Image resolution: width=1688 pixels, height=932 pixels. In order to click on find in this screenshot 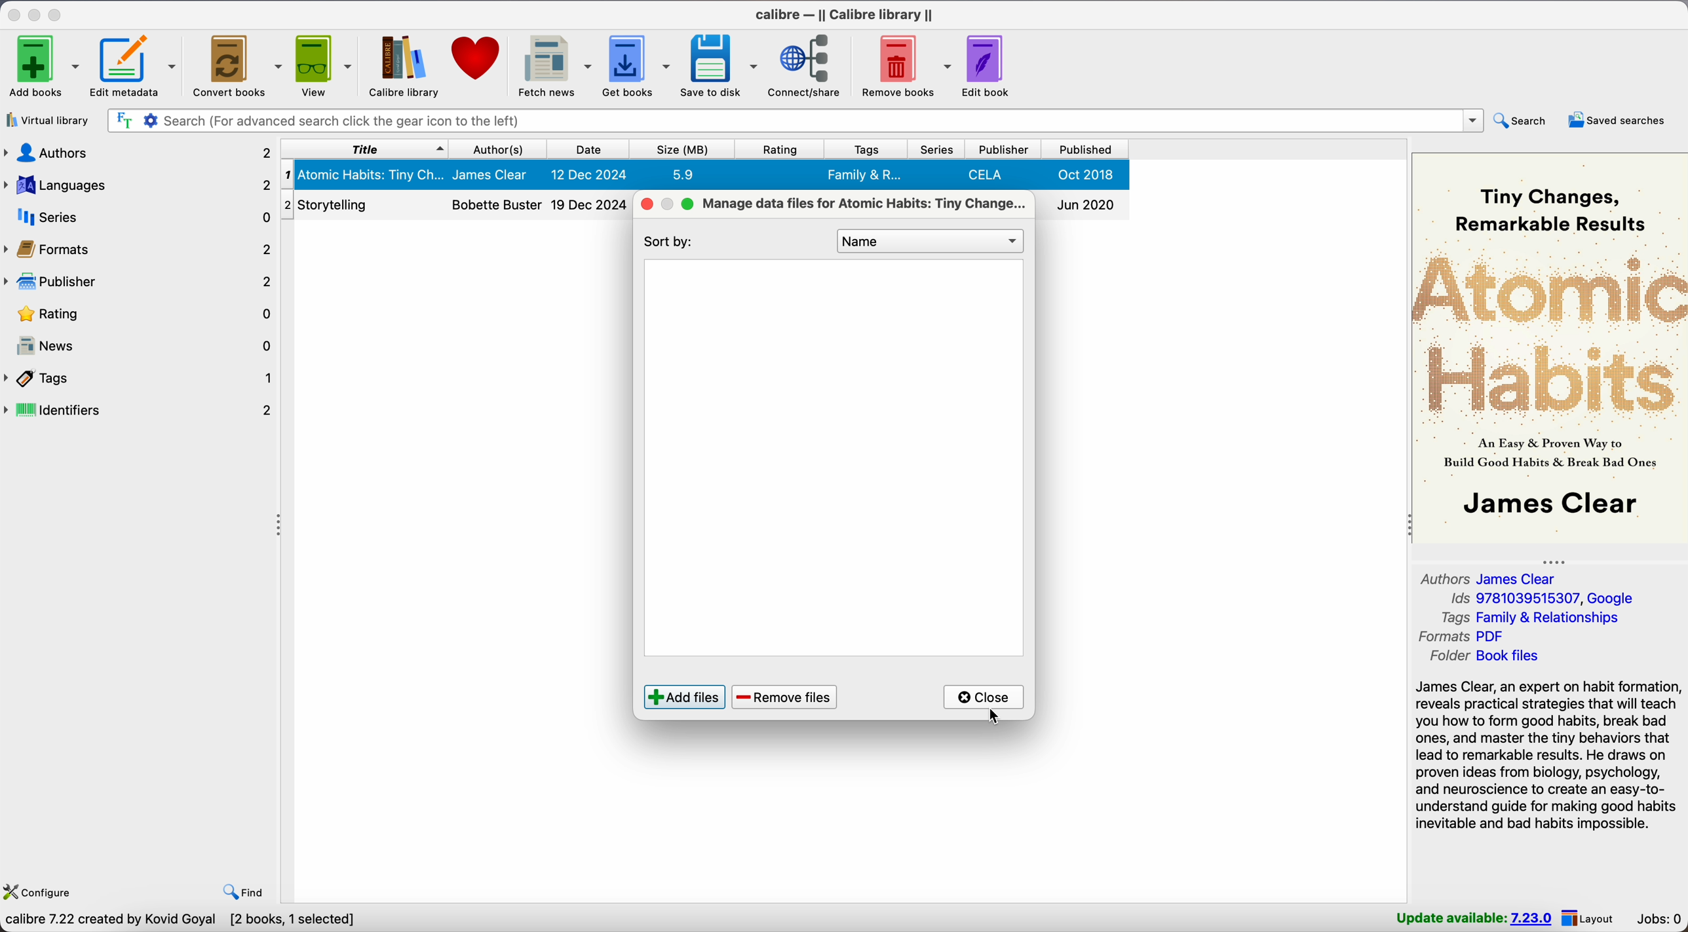, I will do `click(239, 889)`.